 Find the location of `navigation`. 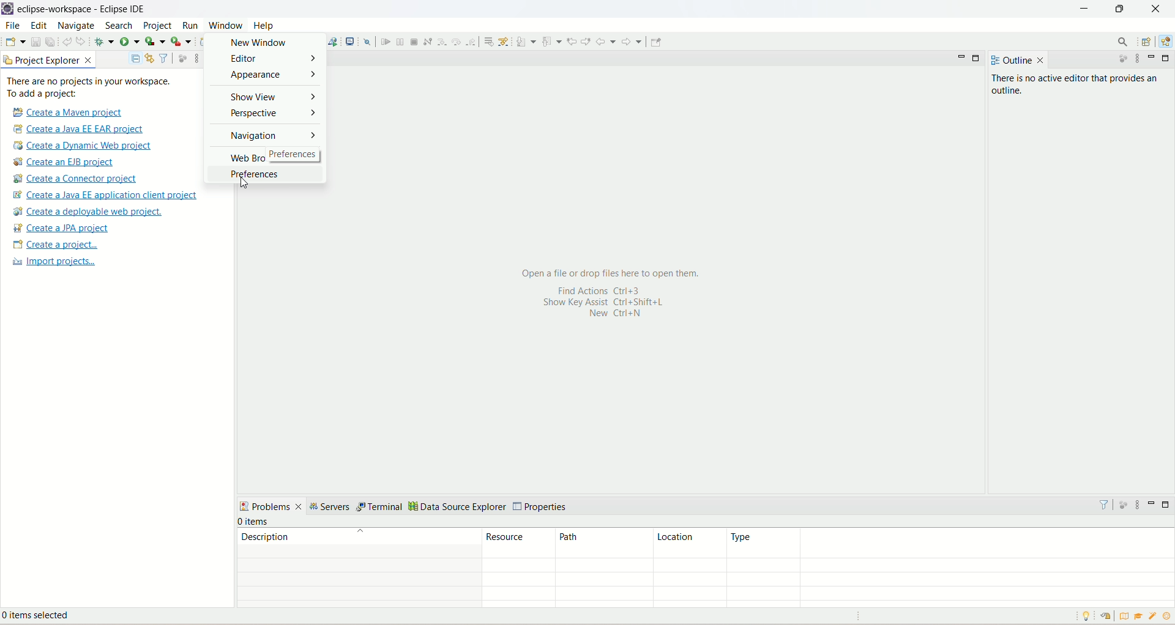

navigation is located at coordinates (267, 138).